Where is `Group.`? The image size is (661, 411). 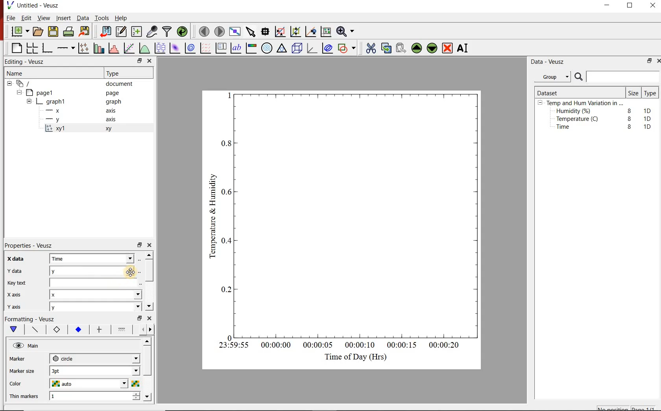 Group. is located at coordinates (554, 75).